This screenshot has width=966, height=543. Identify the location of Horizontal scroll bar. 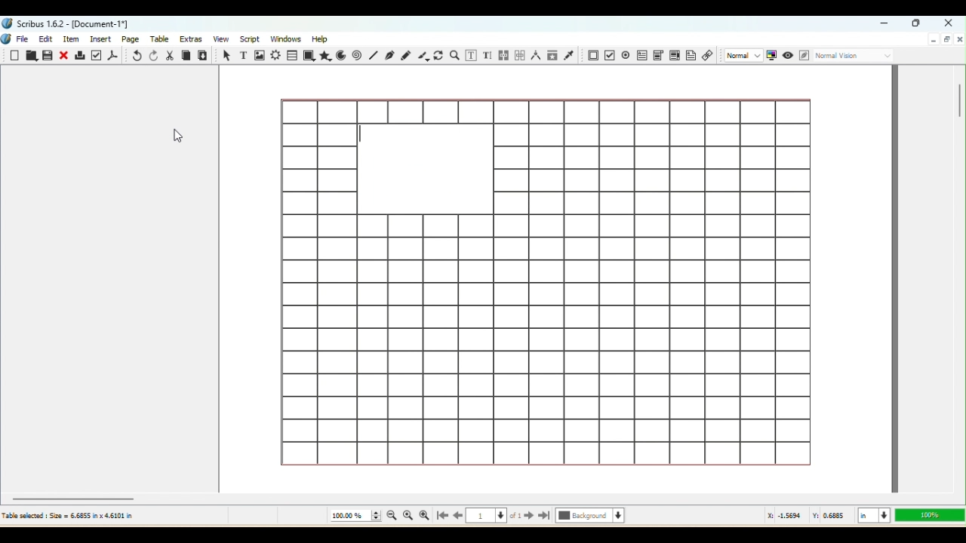
(482, 498).